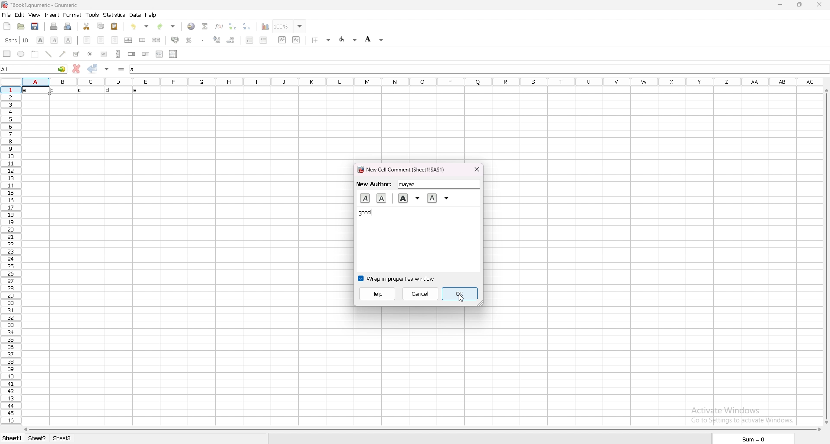 The width and height of the screenshot is (830, 444). Describe the element at coordinates (233, 27) in the screenshot. I see `sort ascending` at that location.